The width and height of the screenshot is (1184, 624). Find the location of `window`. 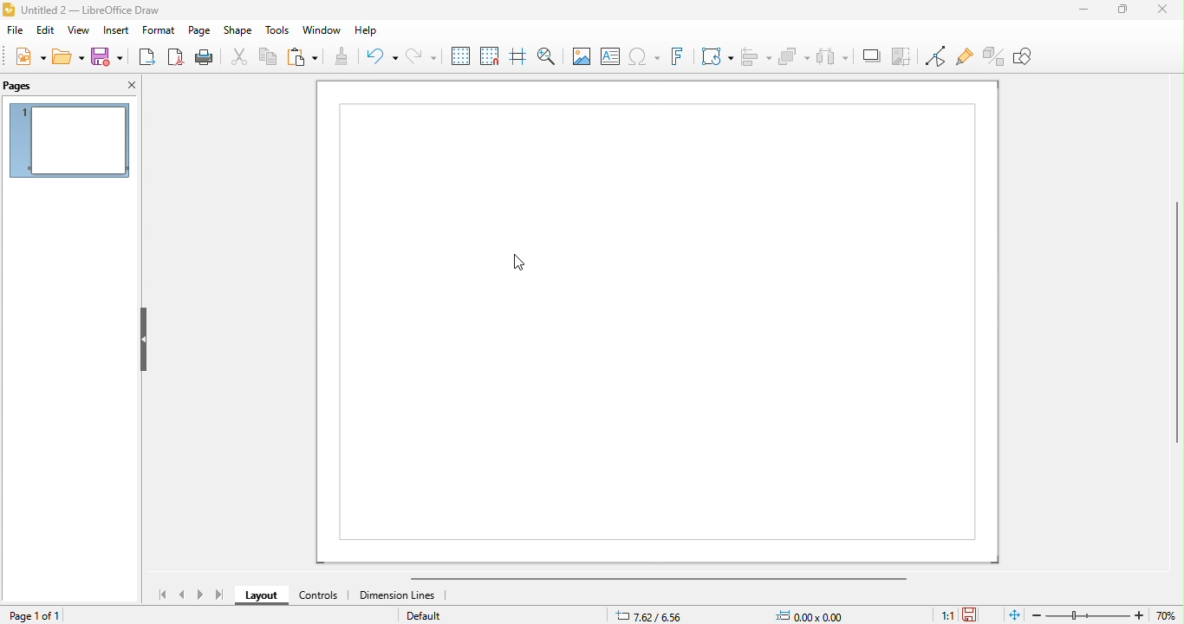

window is located at coordinates (322, 30).